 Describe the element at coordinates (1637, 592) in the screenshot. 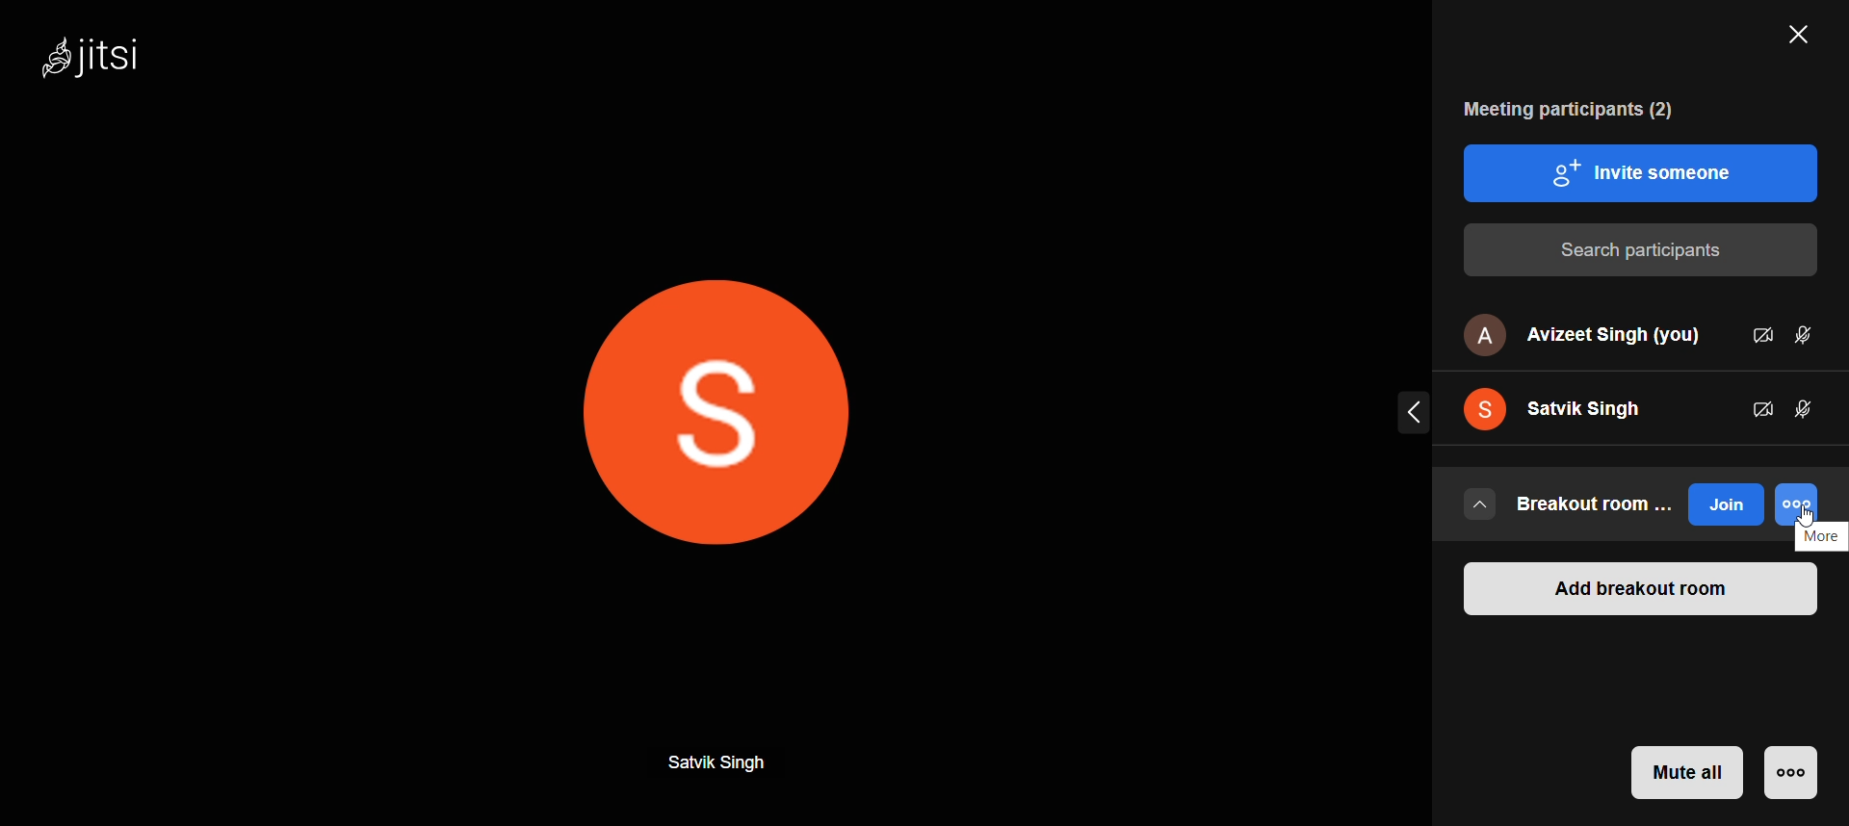

I see `add breakout room` at that location.